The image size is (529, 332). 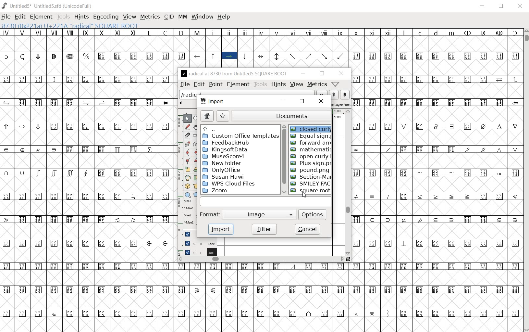 What do you see at coordinates (87, 182) in the screenshot?
I see `Glyph characters` at bounding box center [87, 182].